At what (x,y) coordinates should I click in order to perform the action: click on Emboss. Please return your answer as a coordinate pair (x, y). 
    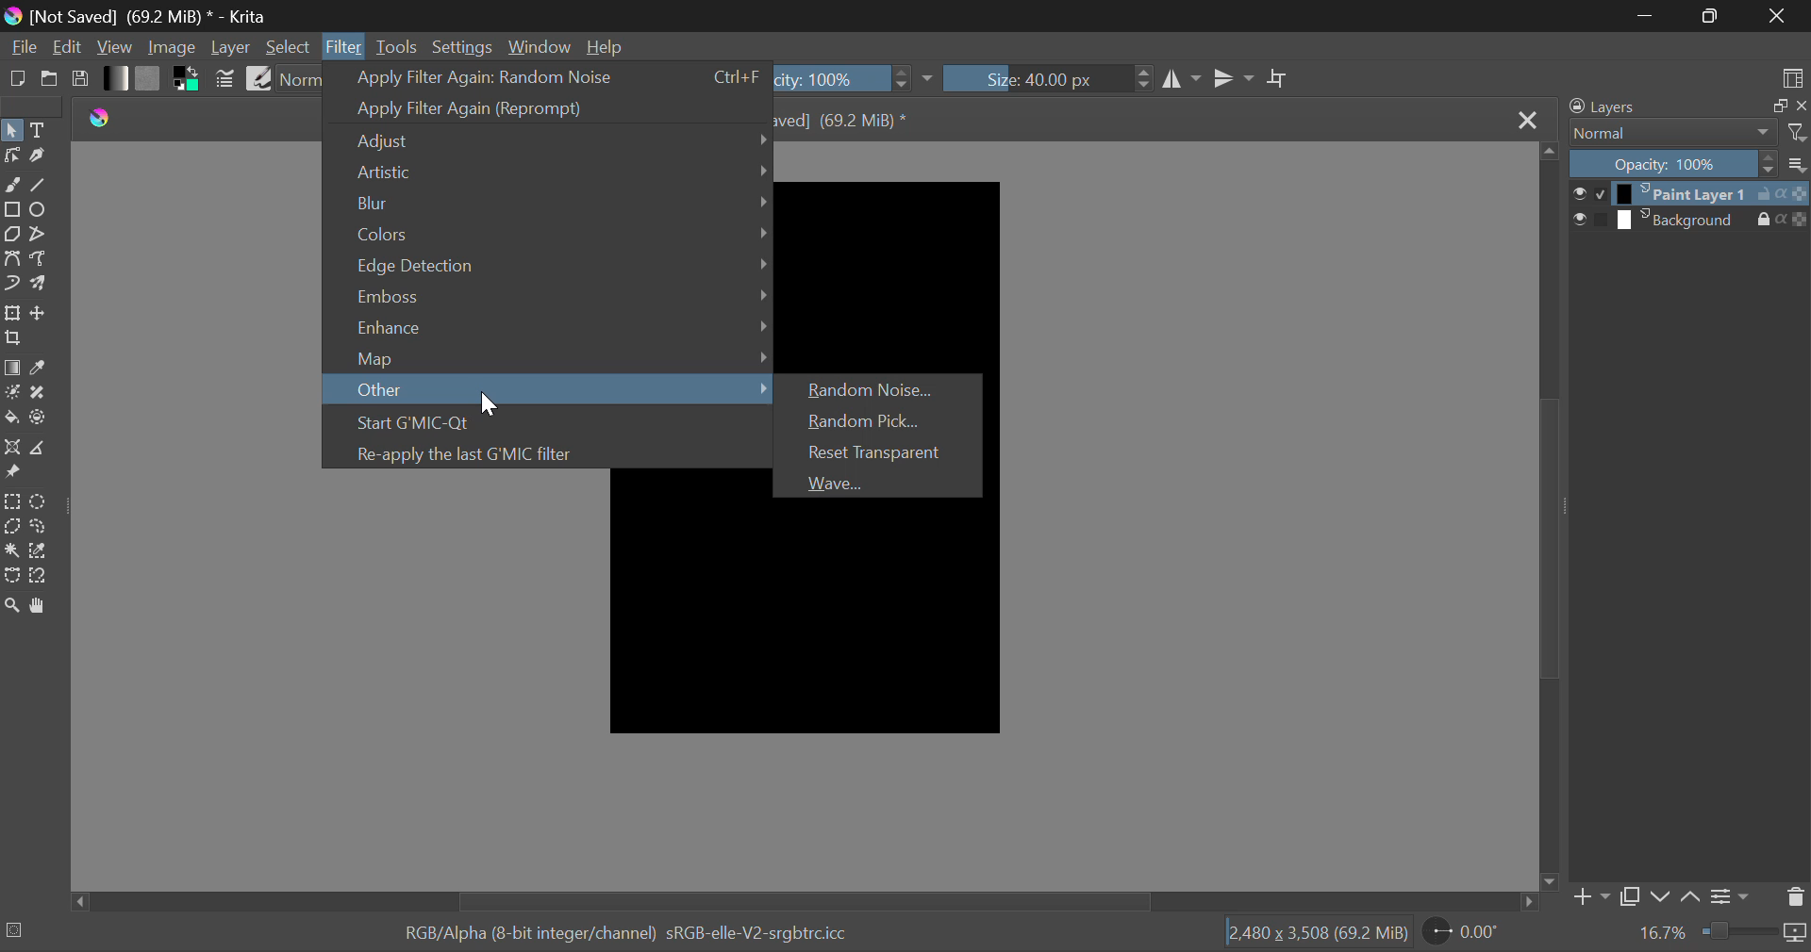
    Looking at the image, I should click on (549, 296).